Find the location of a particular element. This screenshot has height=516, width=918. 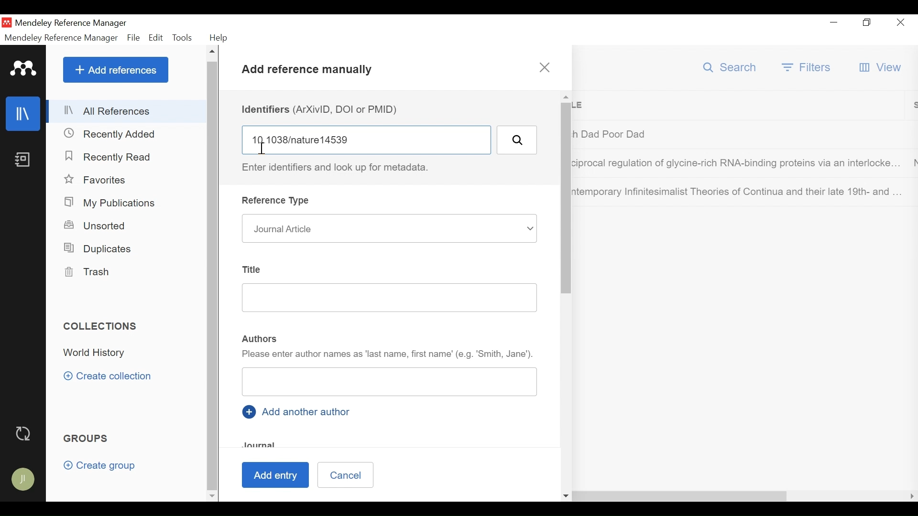

Title is located at coordinates (742, 106).